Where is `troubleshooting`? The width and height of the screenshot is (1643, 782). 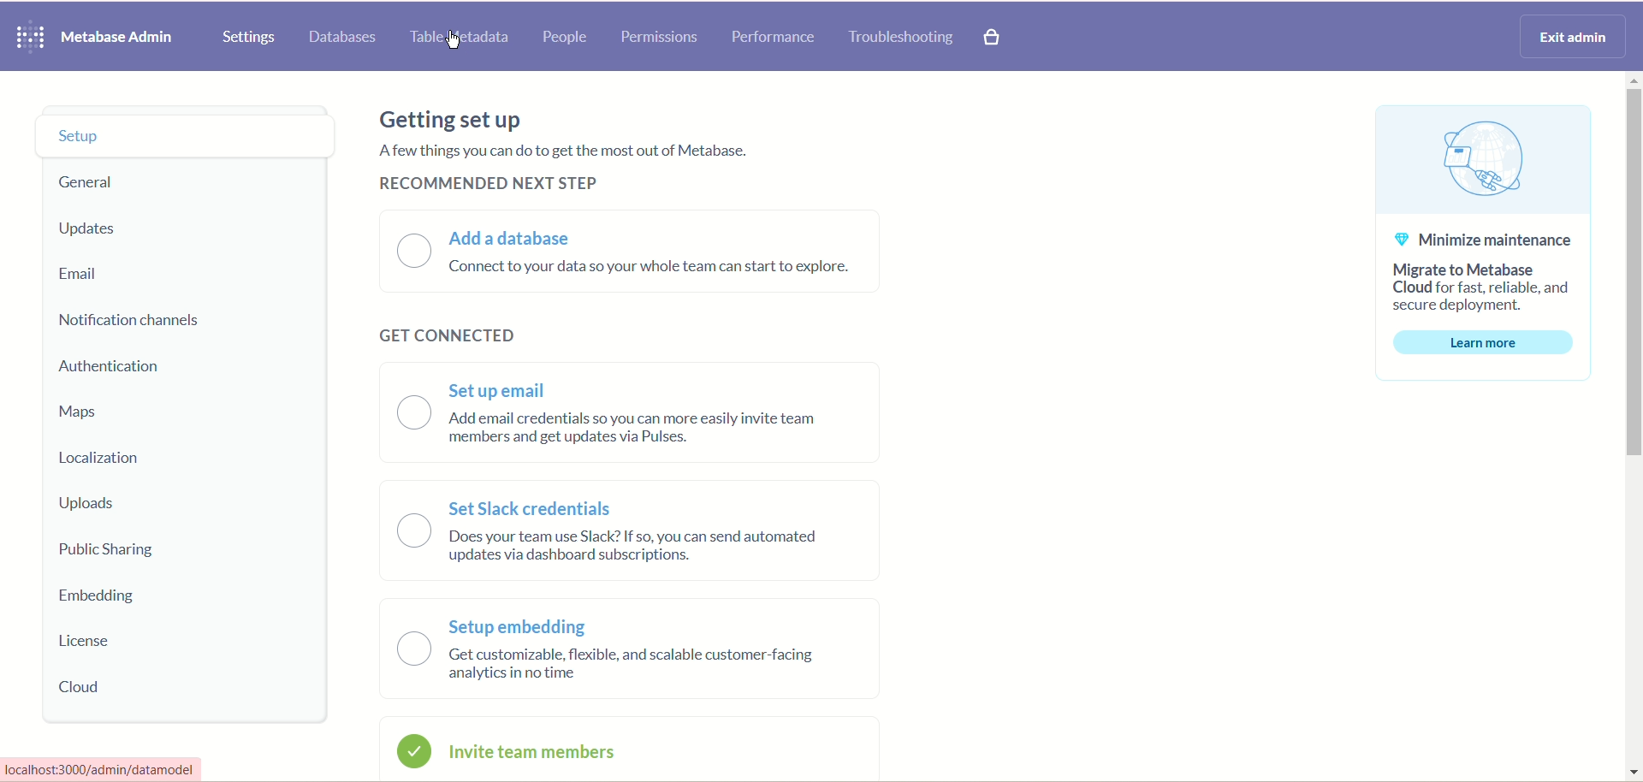
troubleshooting is located at coordinates (901, 37).